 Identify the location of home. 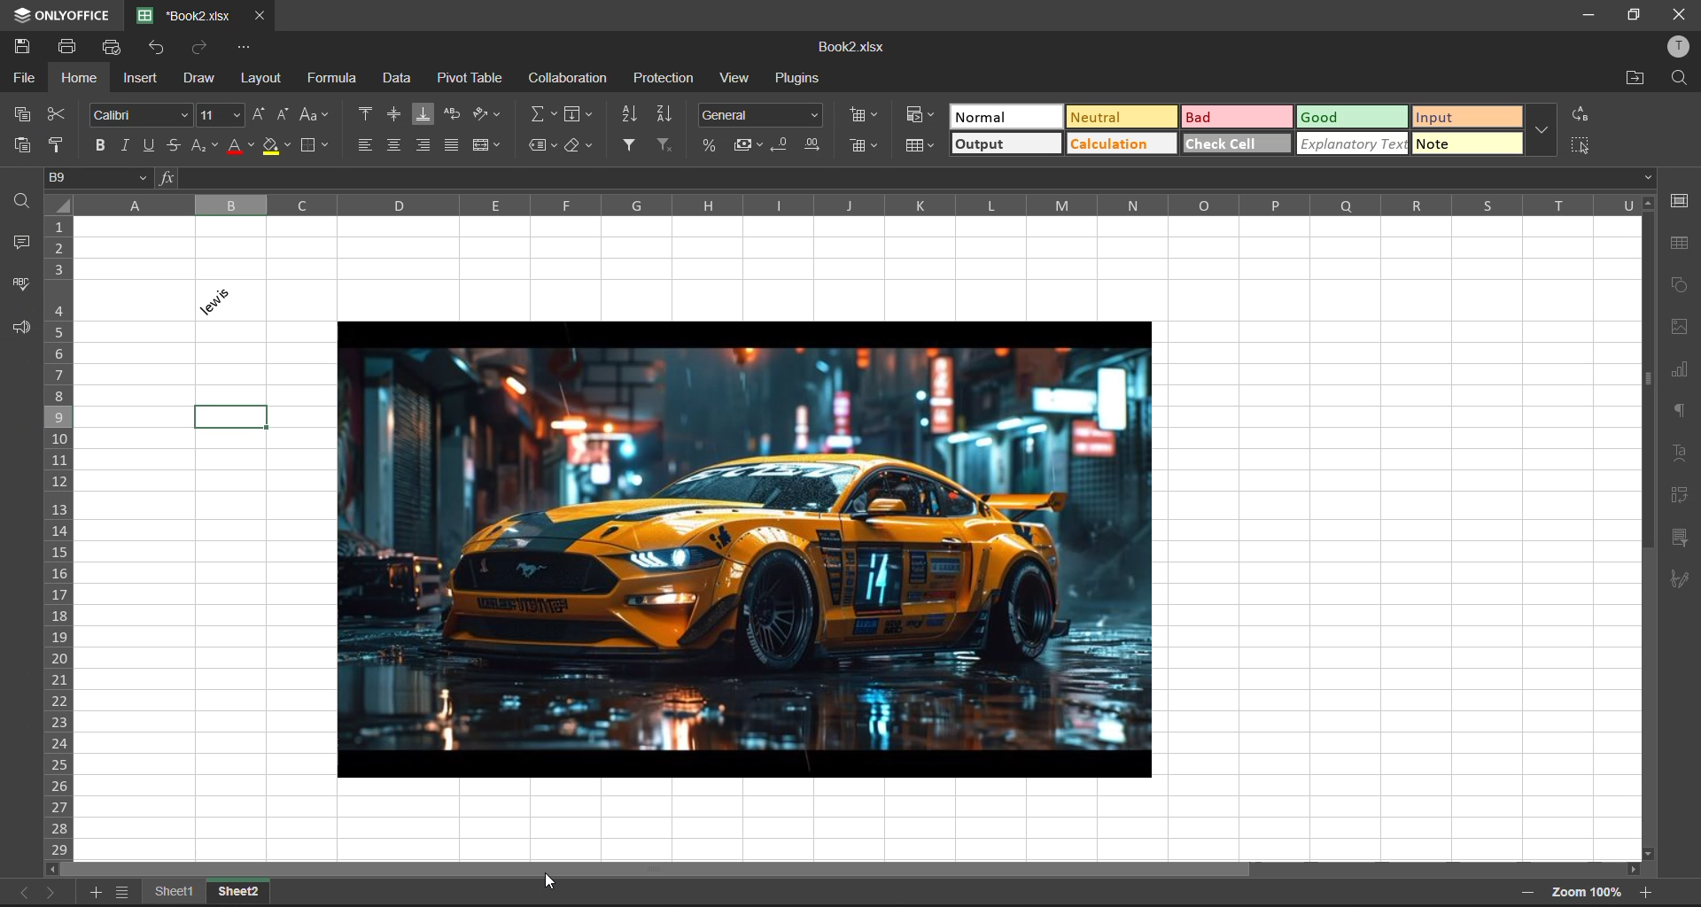
(82, 76).